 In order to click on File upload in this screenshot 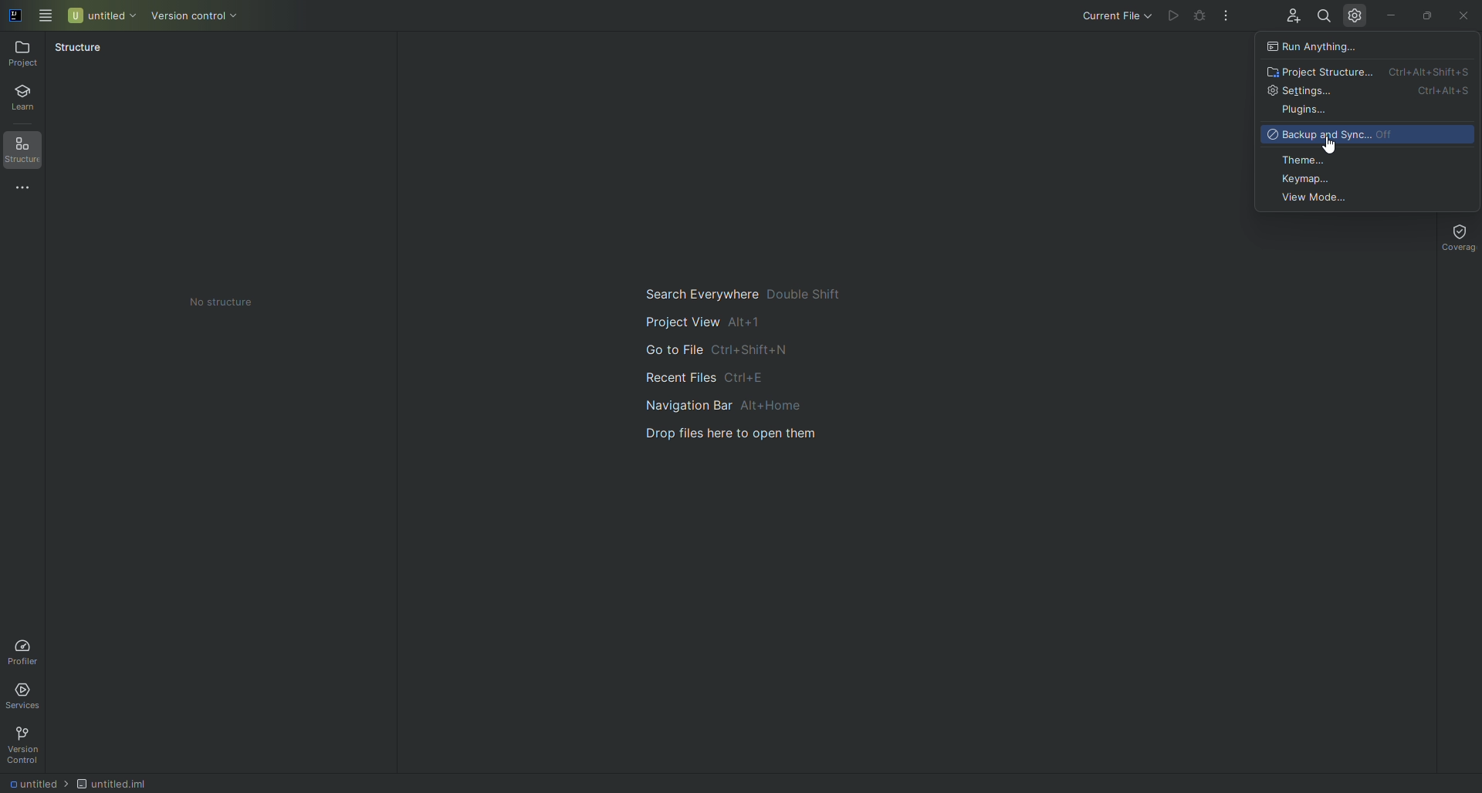, I will do `click(741, 434)`.